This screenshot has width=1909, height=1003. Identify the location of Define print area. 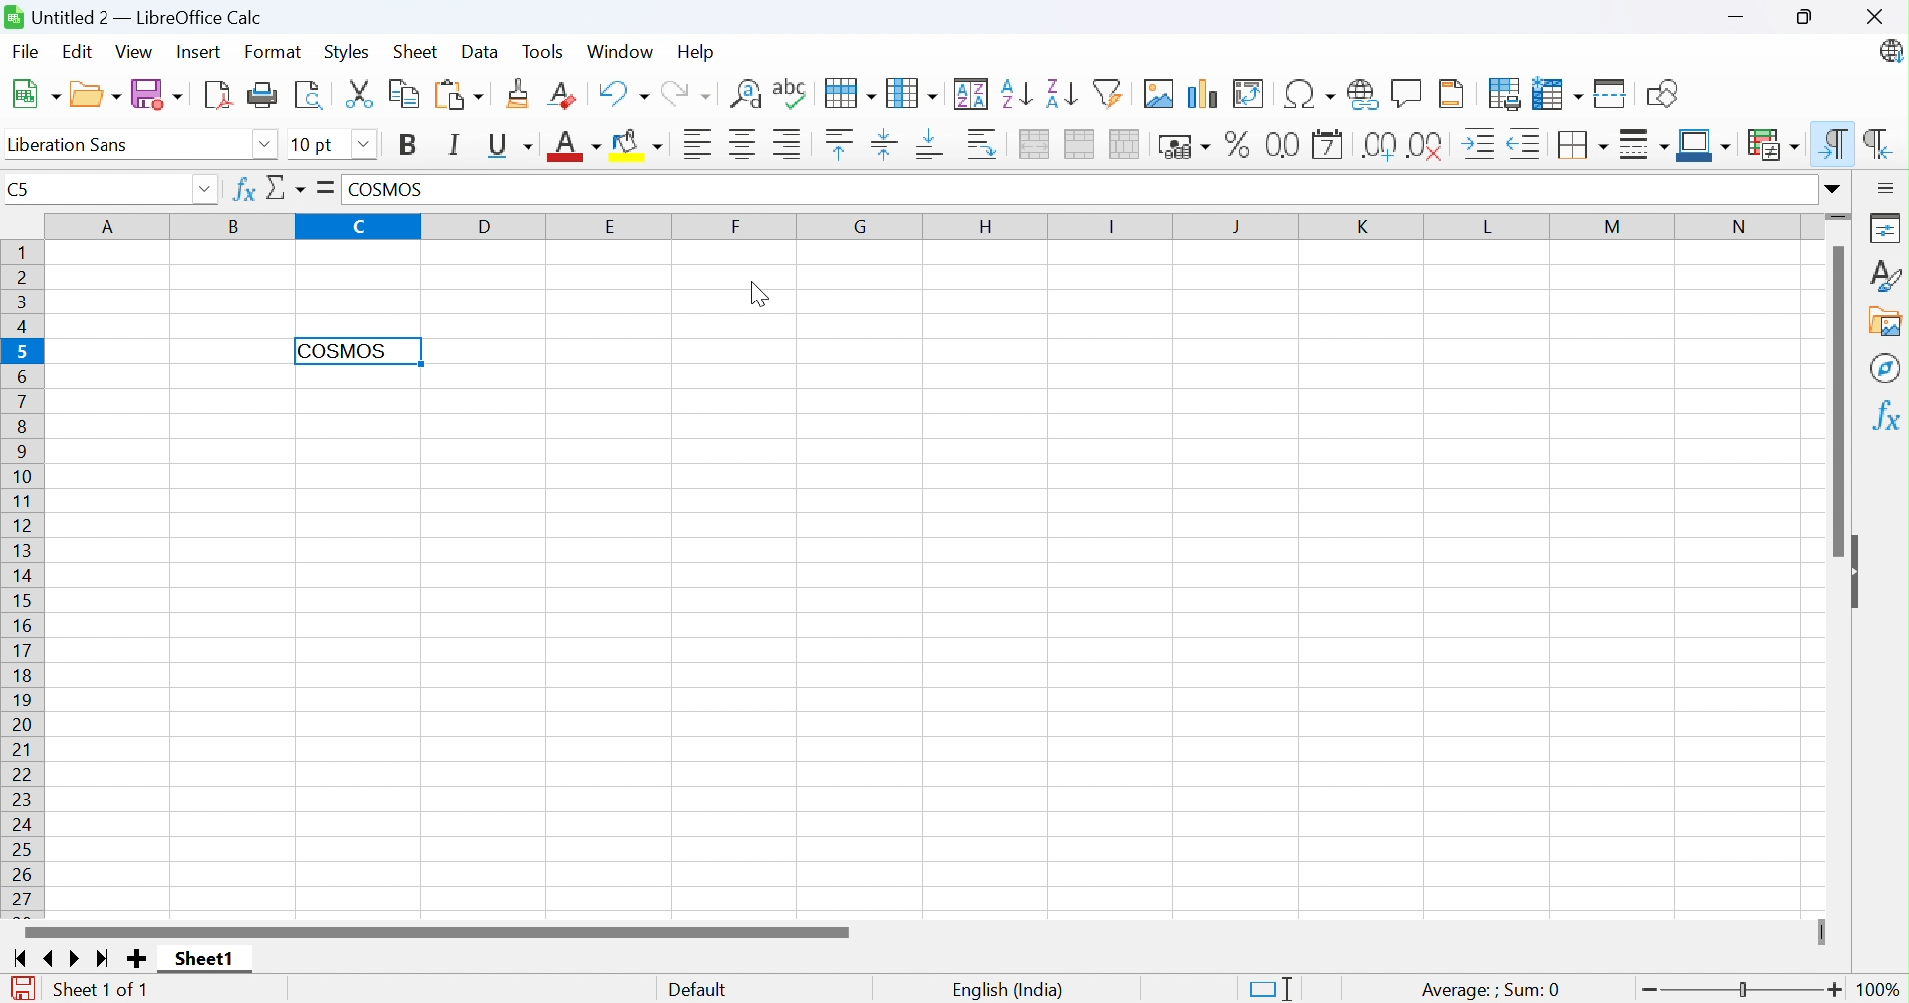
(1508, 94).